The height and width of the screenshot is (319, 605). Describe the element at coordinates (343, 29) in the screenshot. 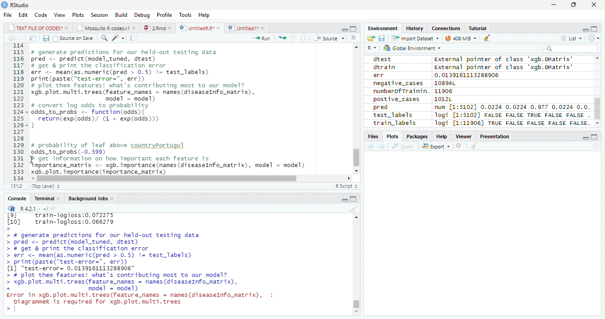

I see `Minimize` at that location.